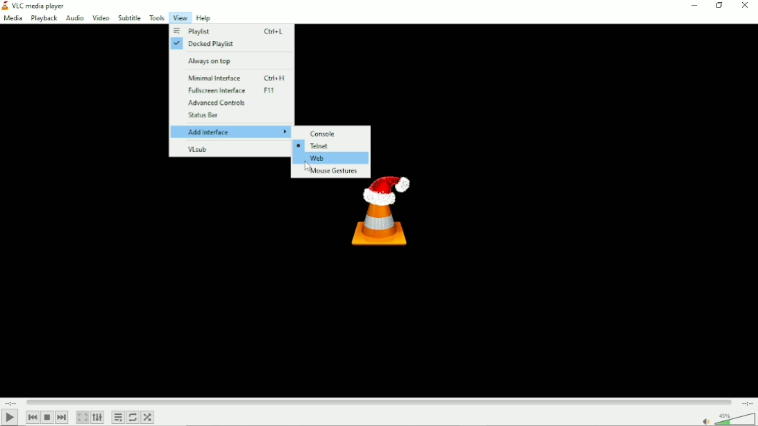 The width and height of the screenshot is (758, 426). Describe the element at coordinates (235, 91) in the screenshot. I see `Fullscreen interface` at that location.